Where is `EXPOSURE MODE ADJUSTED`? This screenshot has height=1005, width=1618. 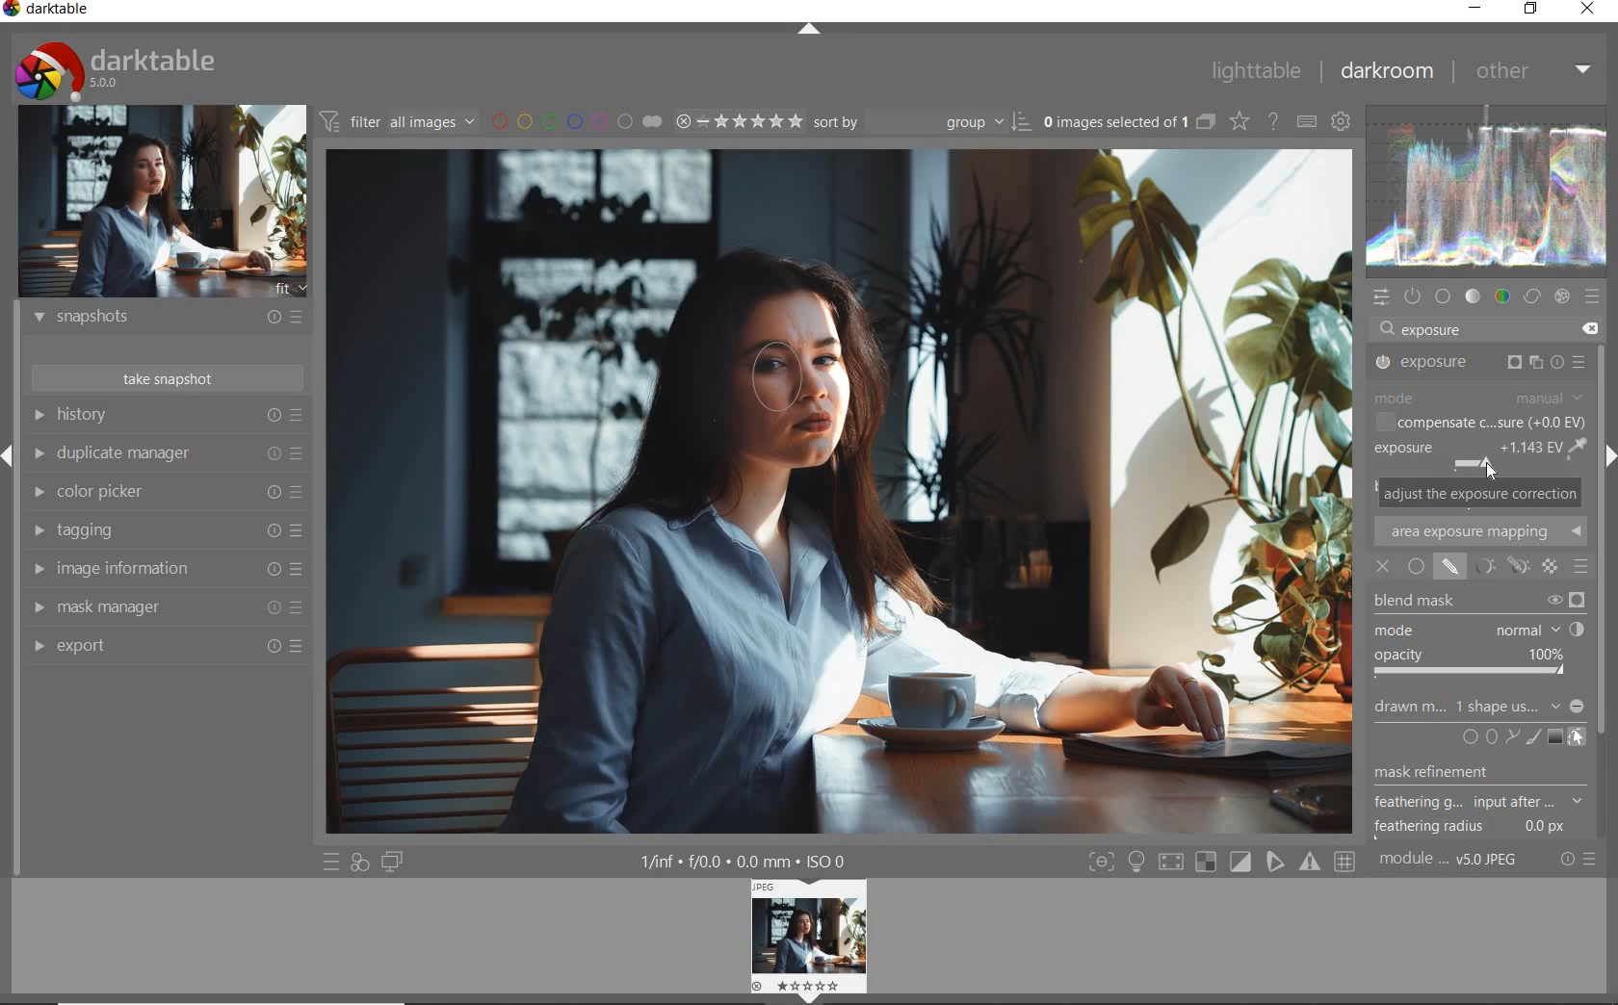
EXPOSURE MODE ADJUSTED is located at coordinates (1468, 455).